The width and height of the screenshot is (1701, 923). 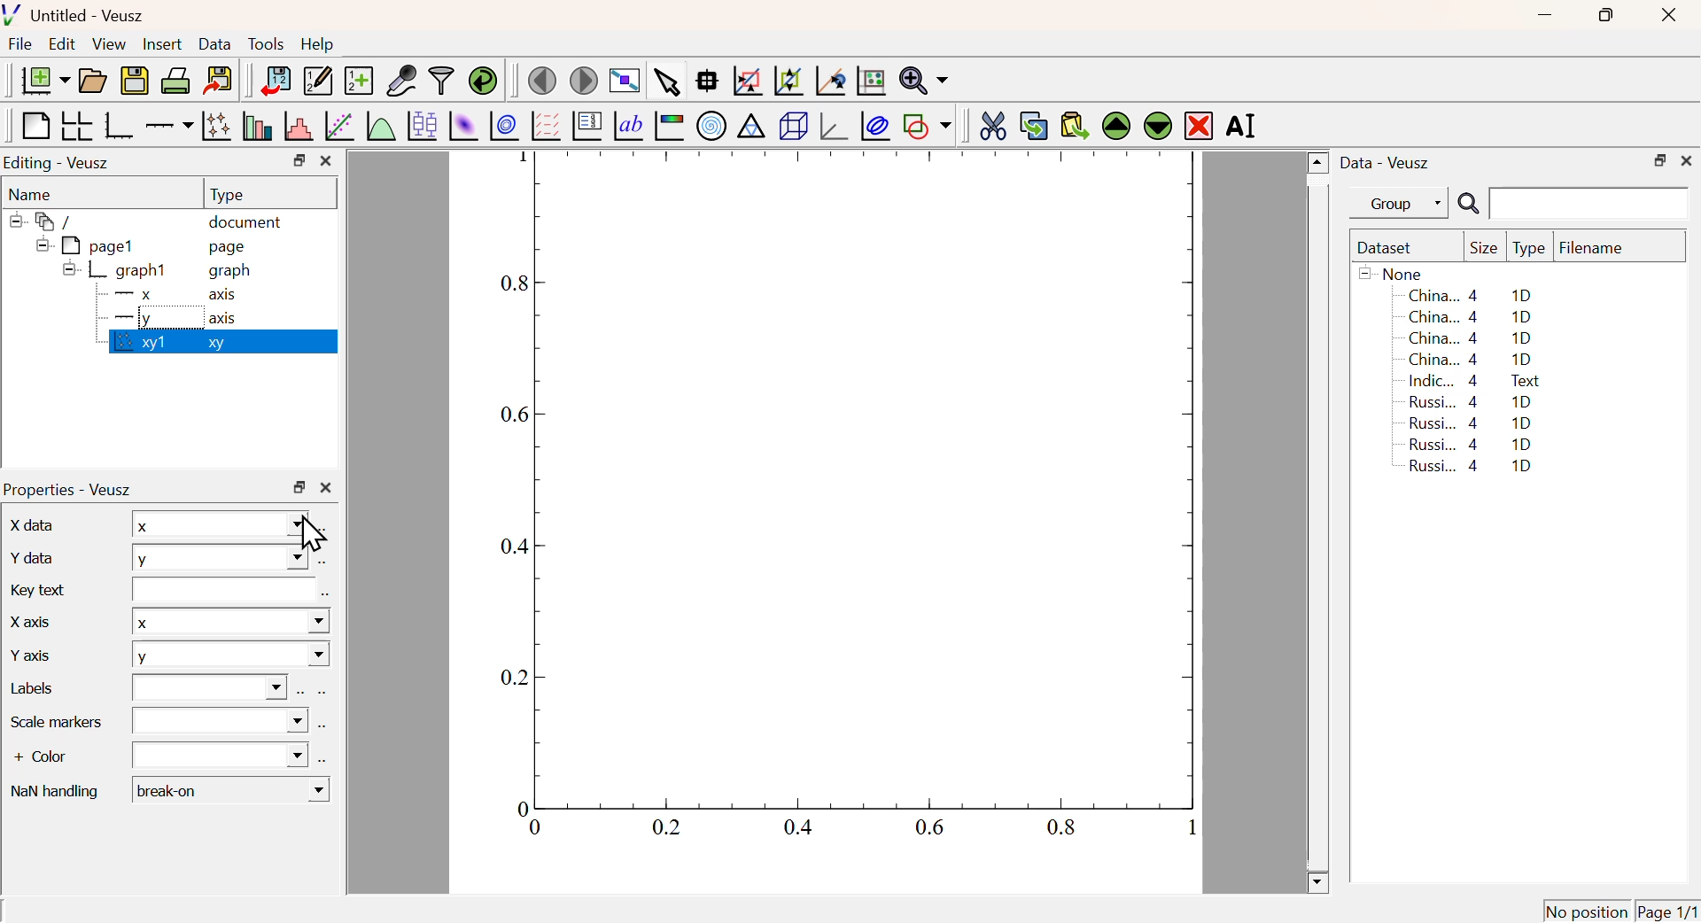 I want to click on Filename, so click(x=1600, y=249).